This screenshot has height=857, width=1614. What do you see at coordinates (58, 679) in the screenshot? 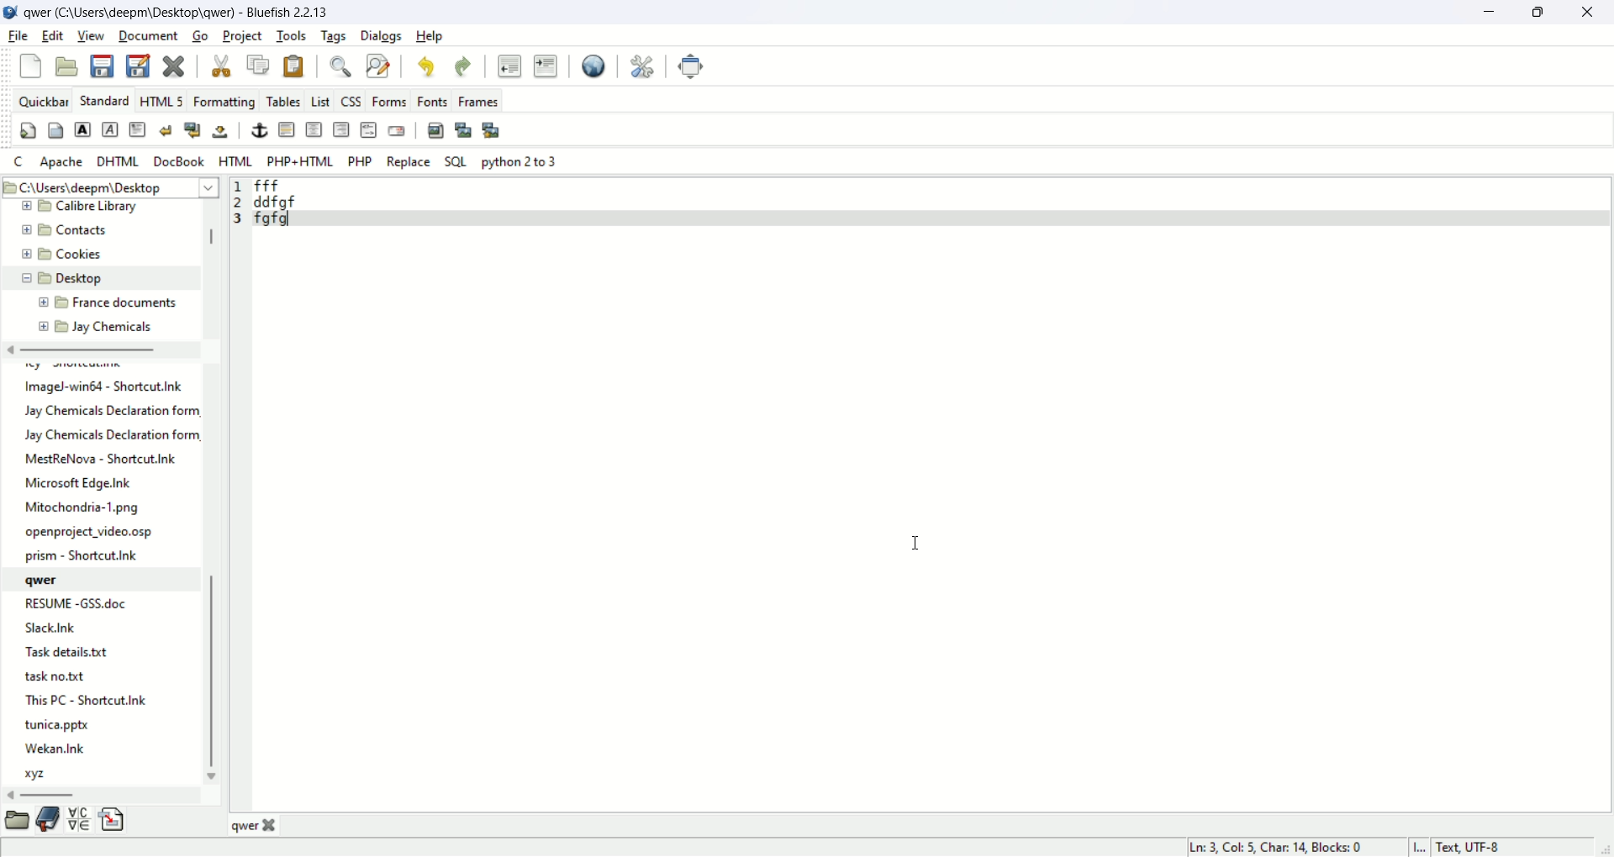
I see `task no.txt` at bounding box center [58, 679].